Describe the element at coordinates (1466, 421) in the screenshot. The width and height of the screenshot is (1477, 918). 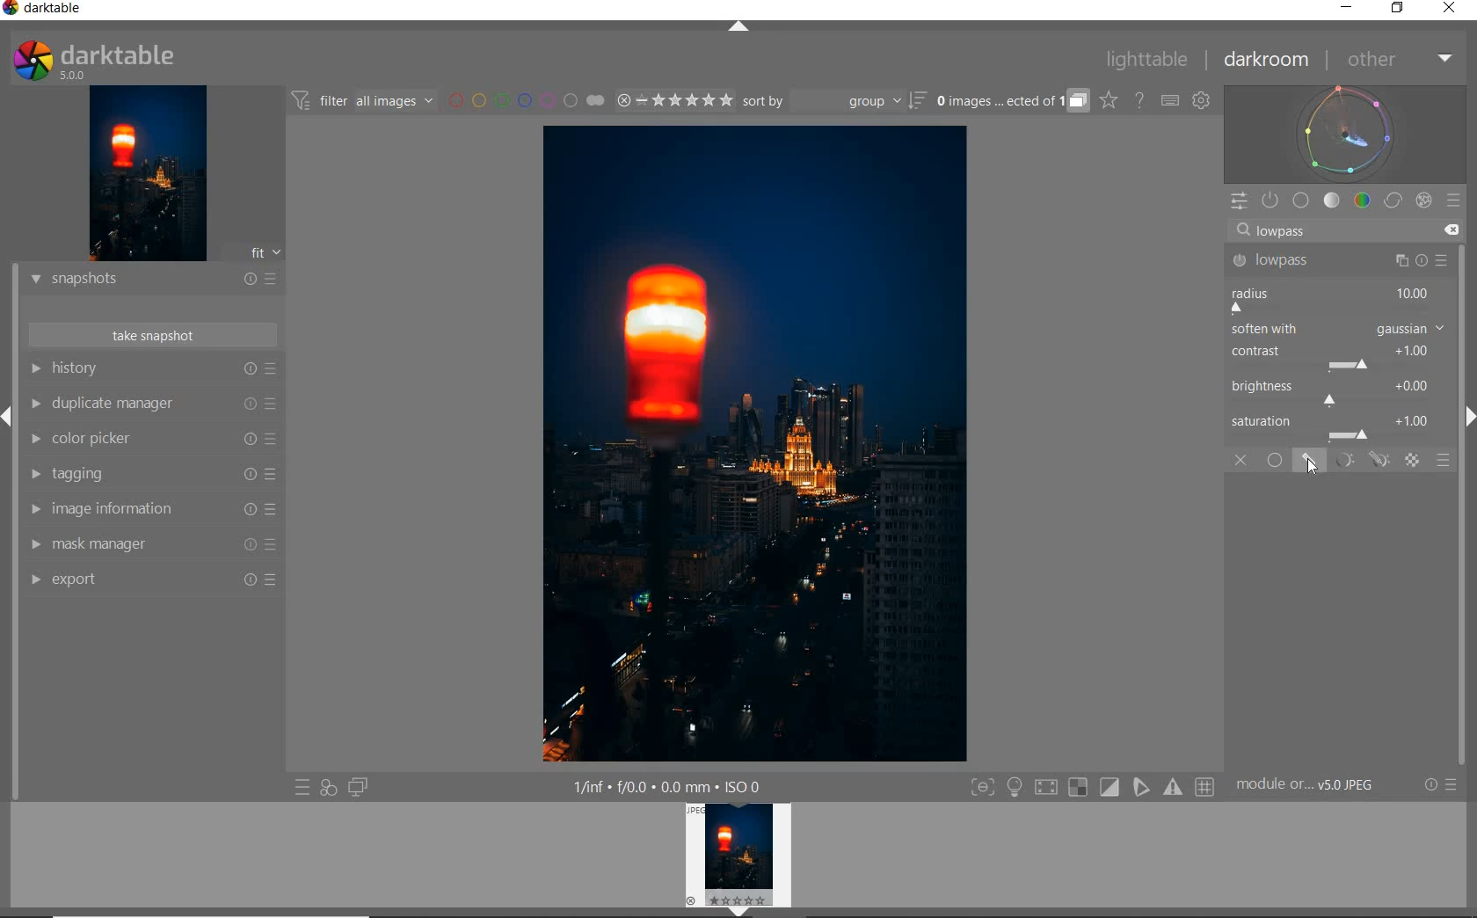
I see `expand/collapse` at that location.